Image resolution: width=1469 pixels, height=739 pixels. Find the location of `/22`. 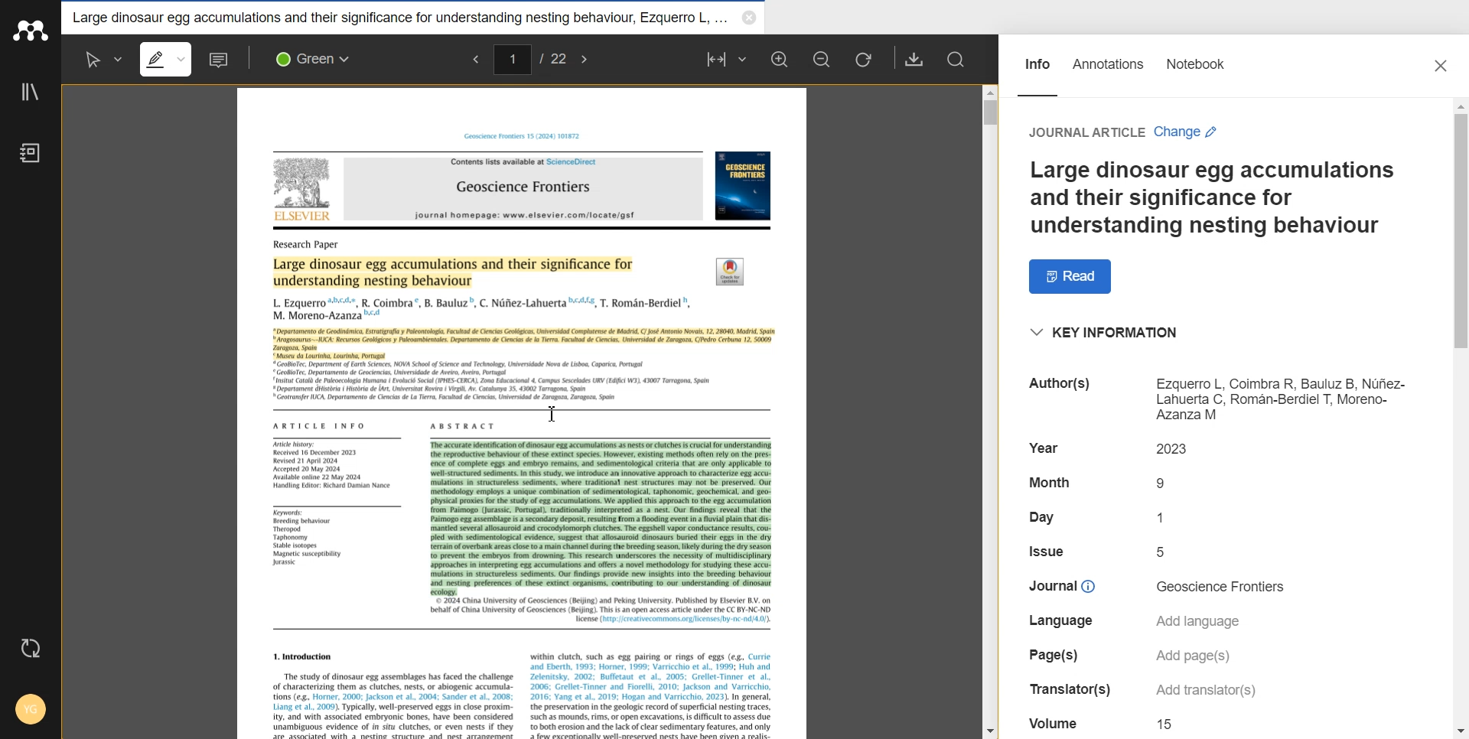

/22 is located at coordinates (552, 57).